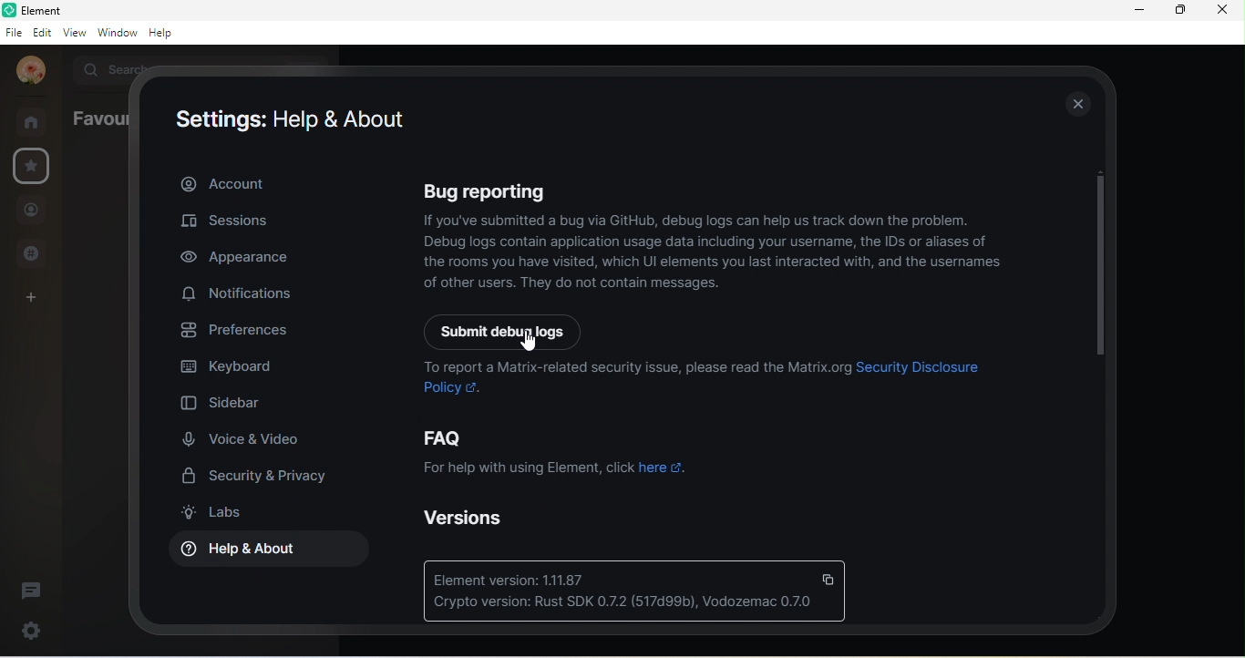  What do you see at coordinates (516, 580) in the screenshot?
I see `Element version: 1.11.87` at bounding box center [516, 580].